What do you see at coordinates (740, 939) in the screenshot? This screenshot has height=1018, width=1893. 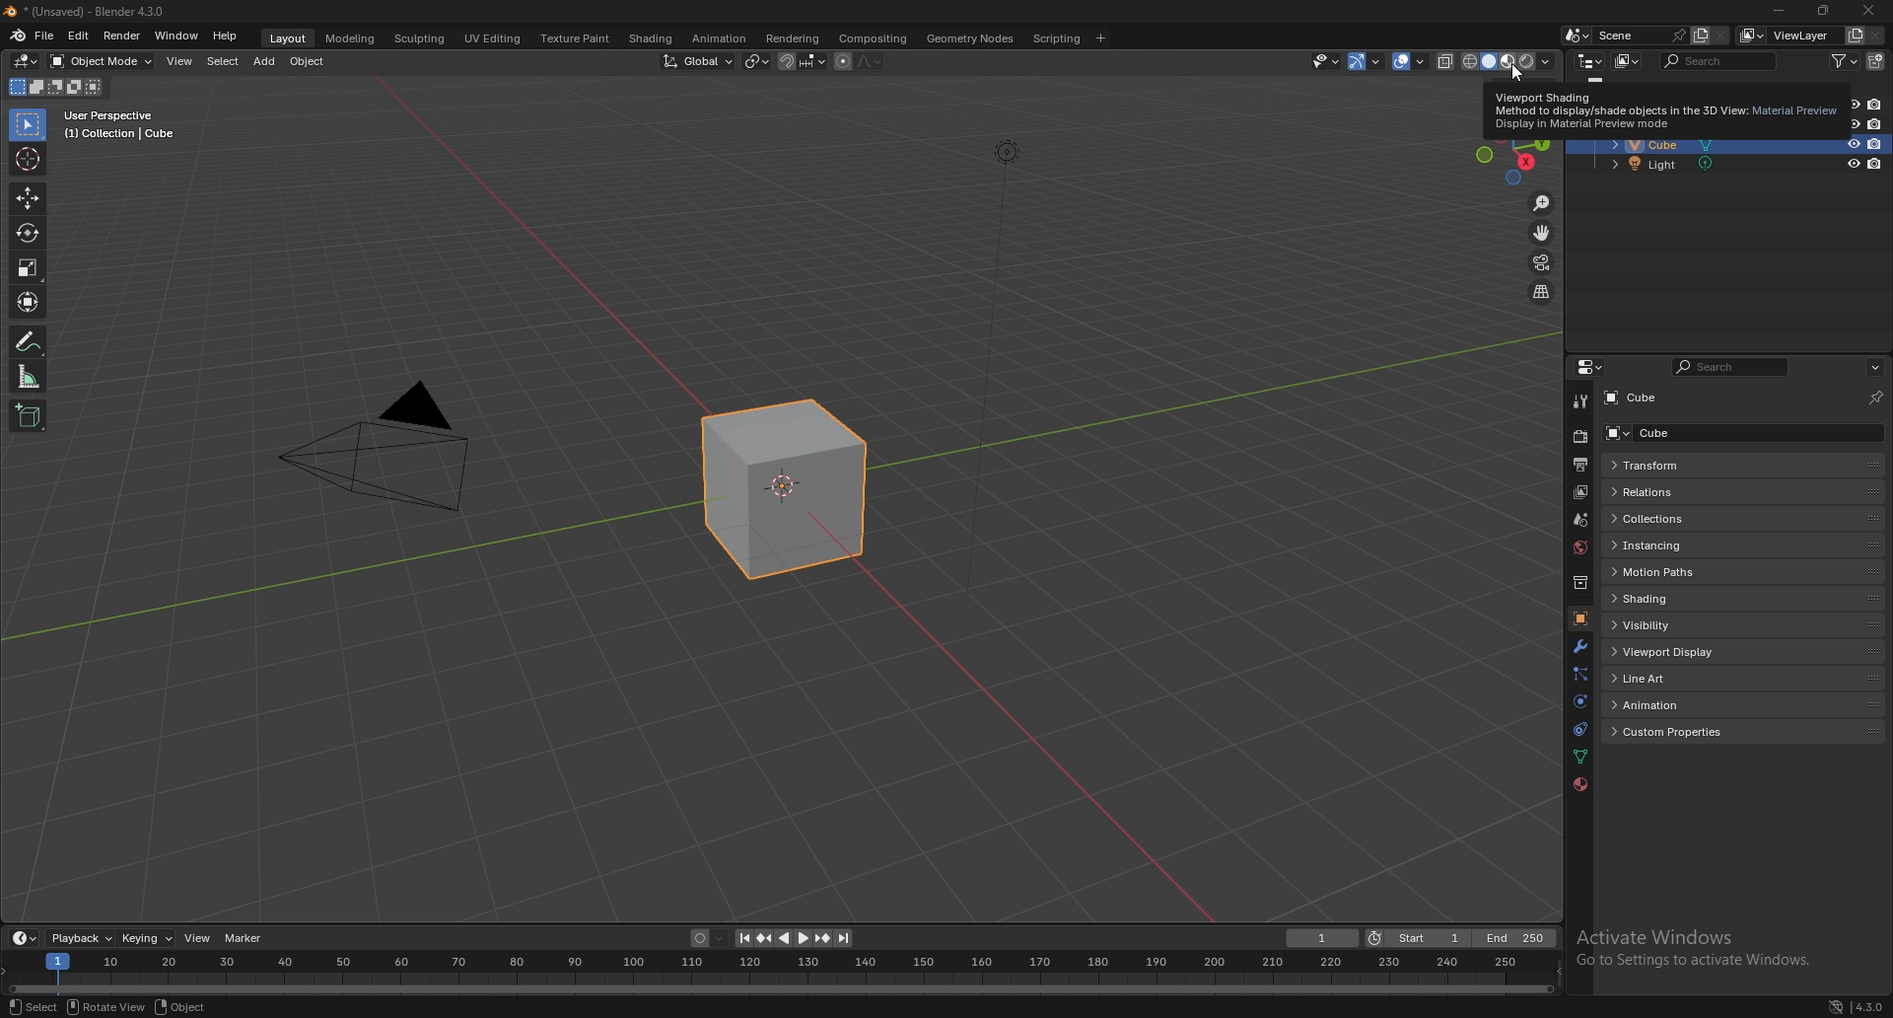 I see `jump to first frame` at bounding box center [740, 939].